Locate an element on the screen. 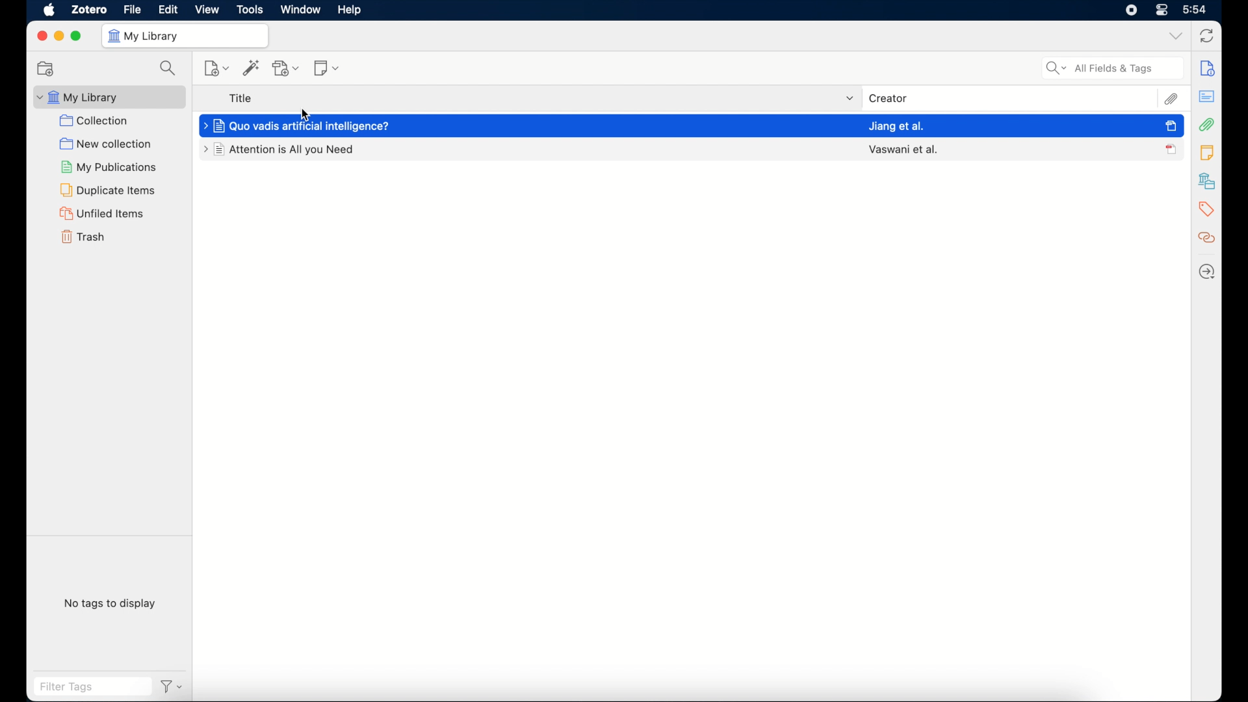 The width and height of the screenshot is (1248, 702). view is located at coordinates (208, 10).